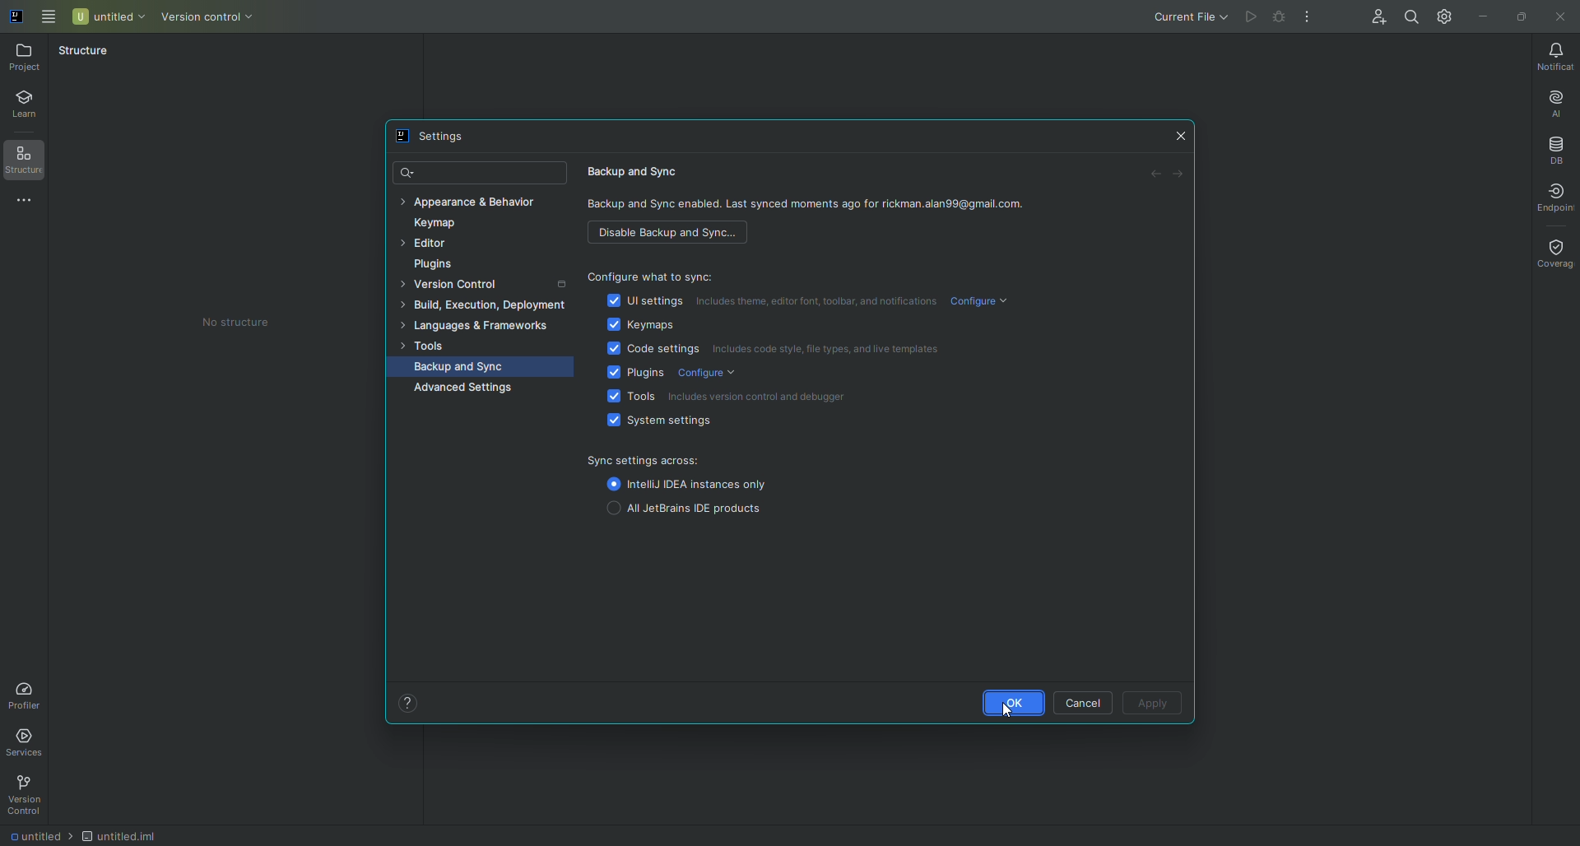 The width and height of the screenshot is (1580, 846). I want to click on File type, so click(137, 834).